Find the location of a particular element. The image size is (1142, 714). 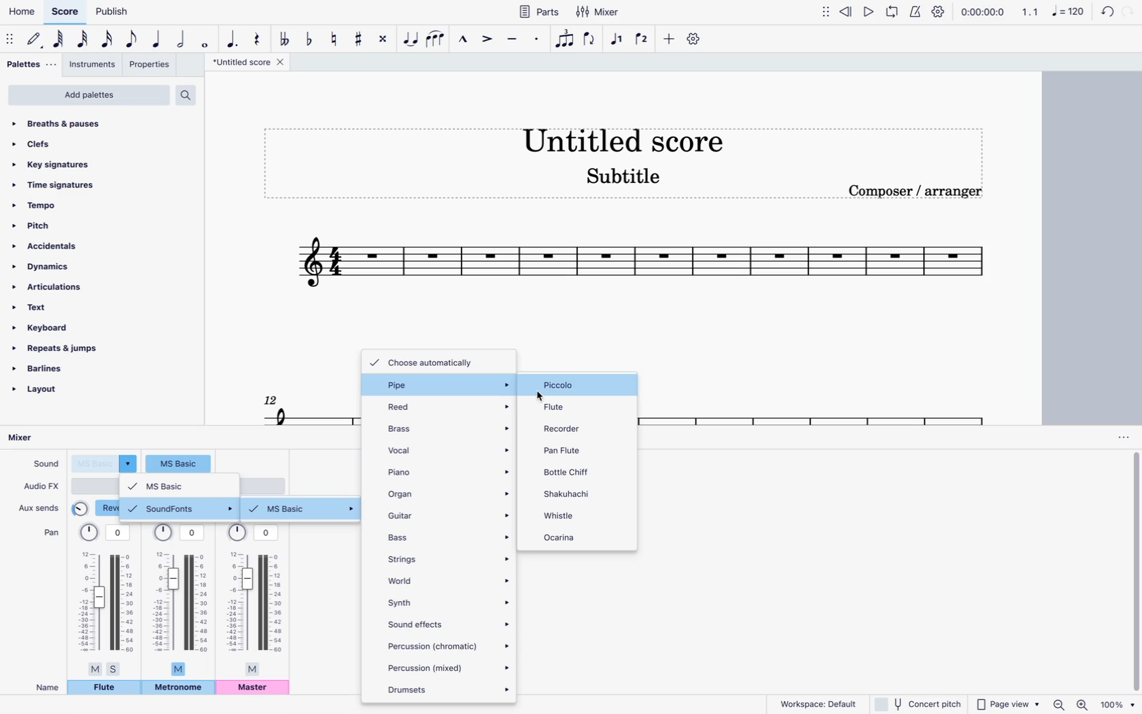

sound effects is located at coordinates (448, 622).